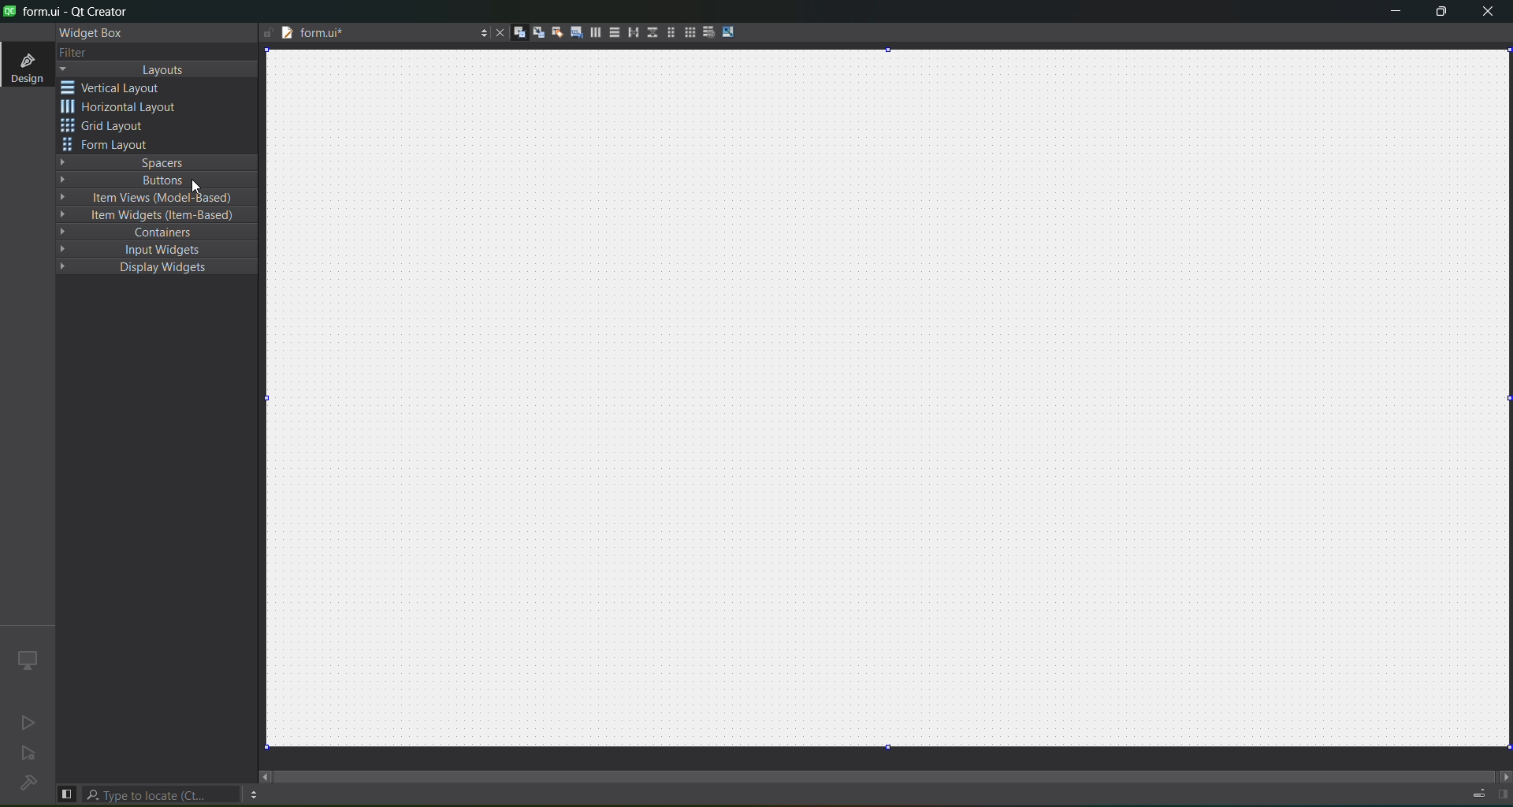 The height and width of the screenshot is (807, 1513). I want to click on close tab, so click(496, 32).